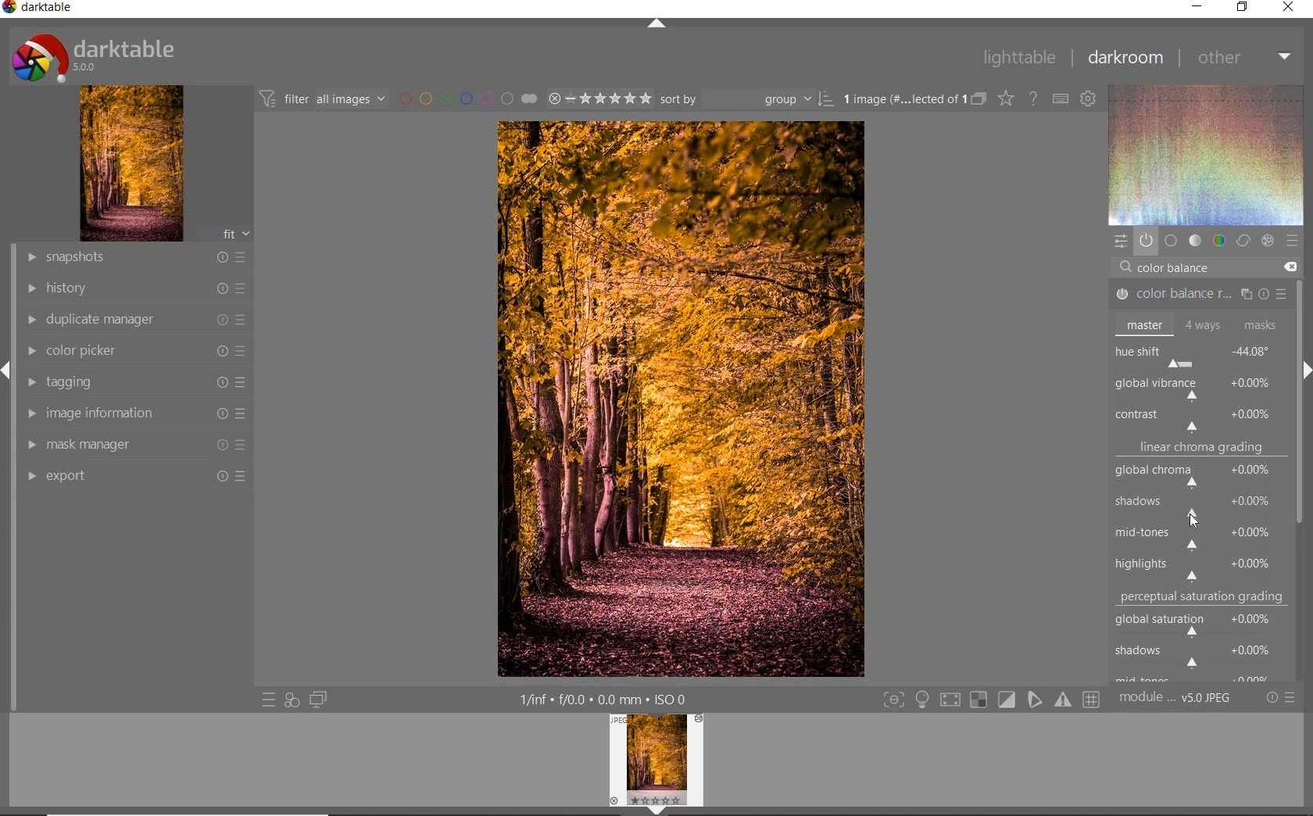 The height and width of the screenshot is (816, 1313). What do you see at coordinates (978, 99) in the screenshot?
I see `collapse grouped image` at bounding box center [978, 99].